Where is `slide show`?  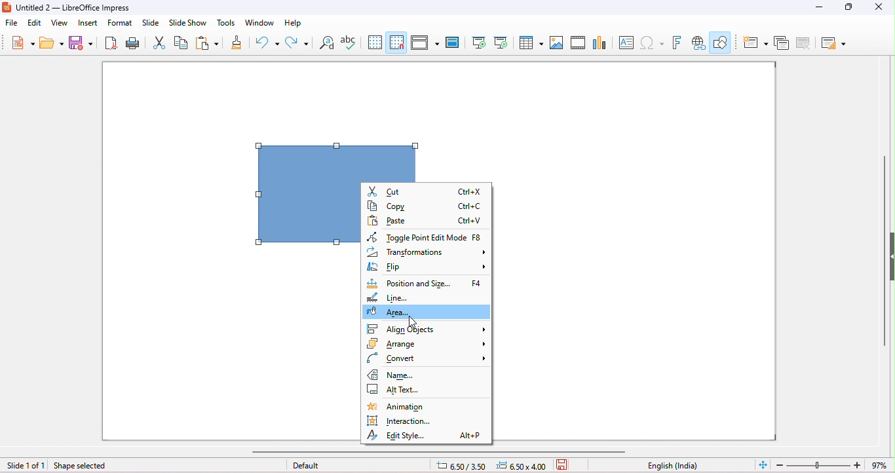 slide show is located at coordinates (187, 22).